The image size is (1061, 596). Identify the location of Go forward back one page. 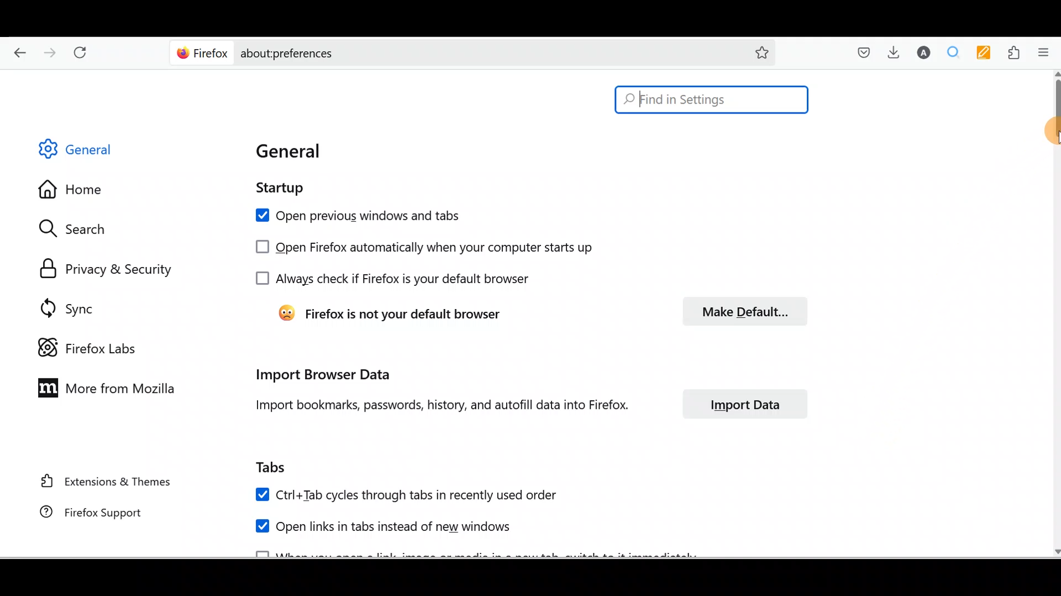
(51, 52).